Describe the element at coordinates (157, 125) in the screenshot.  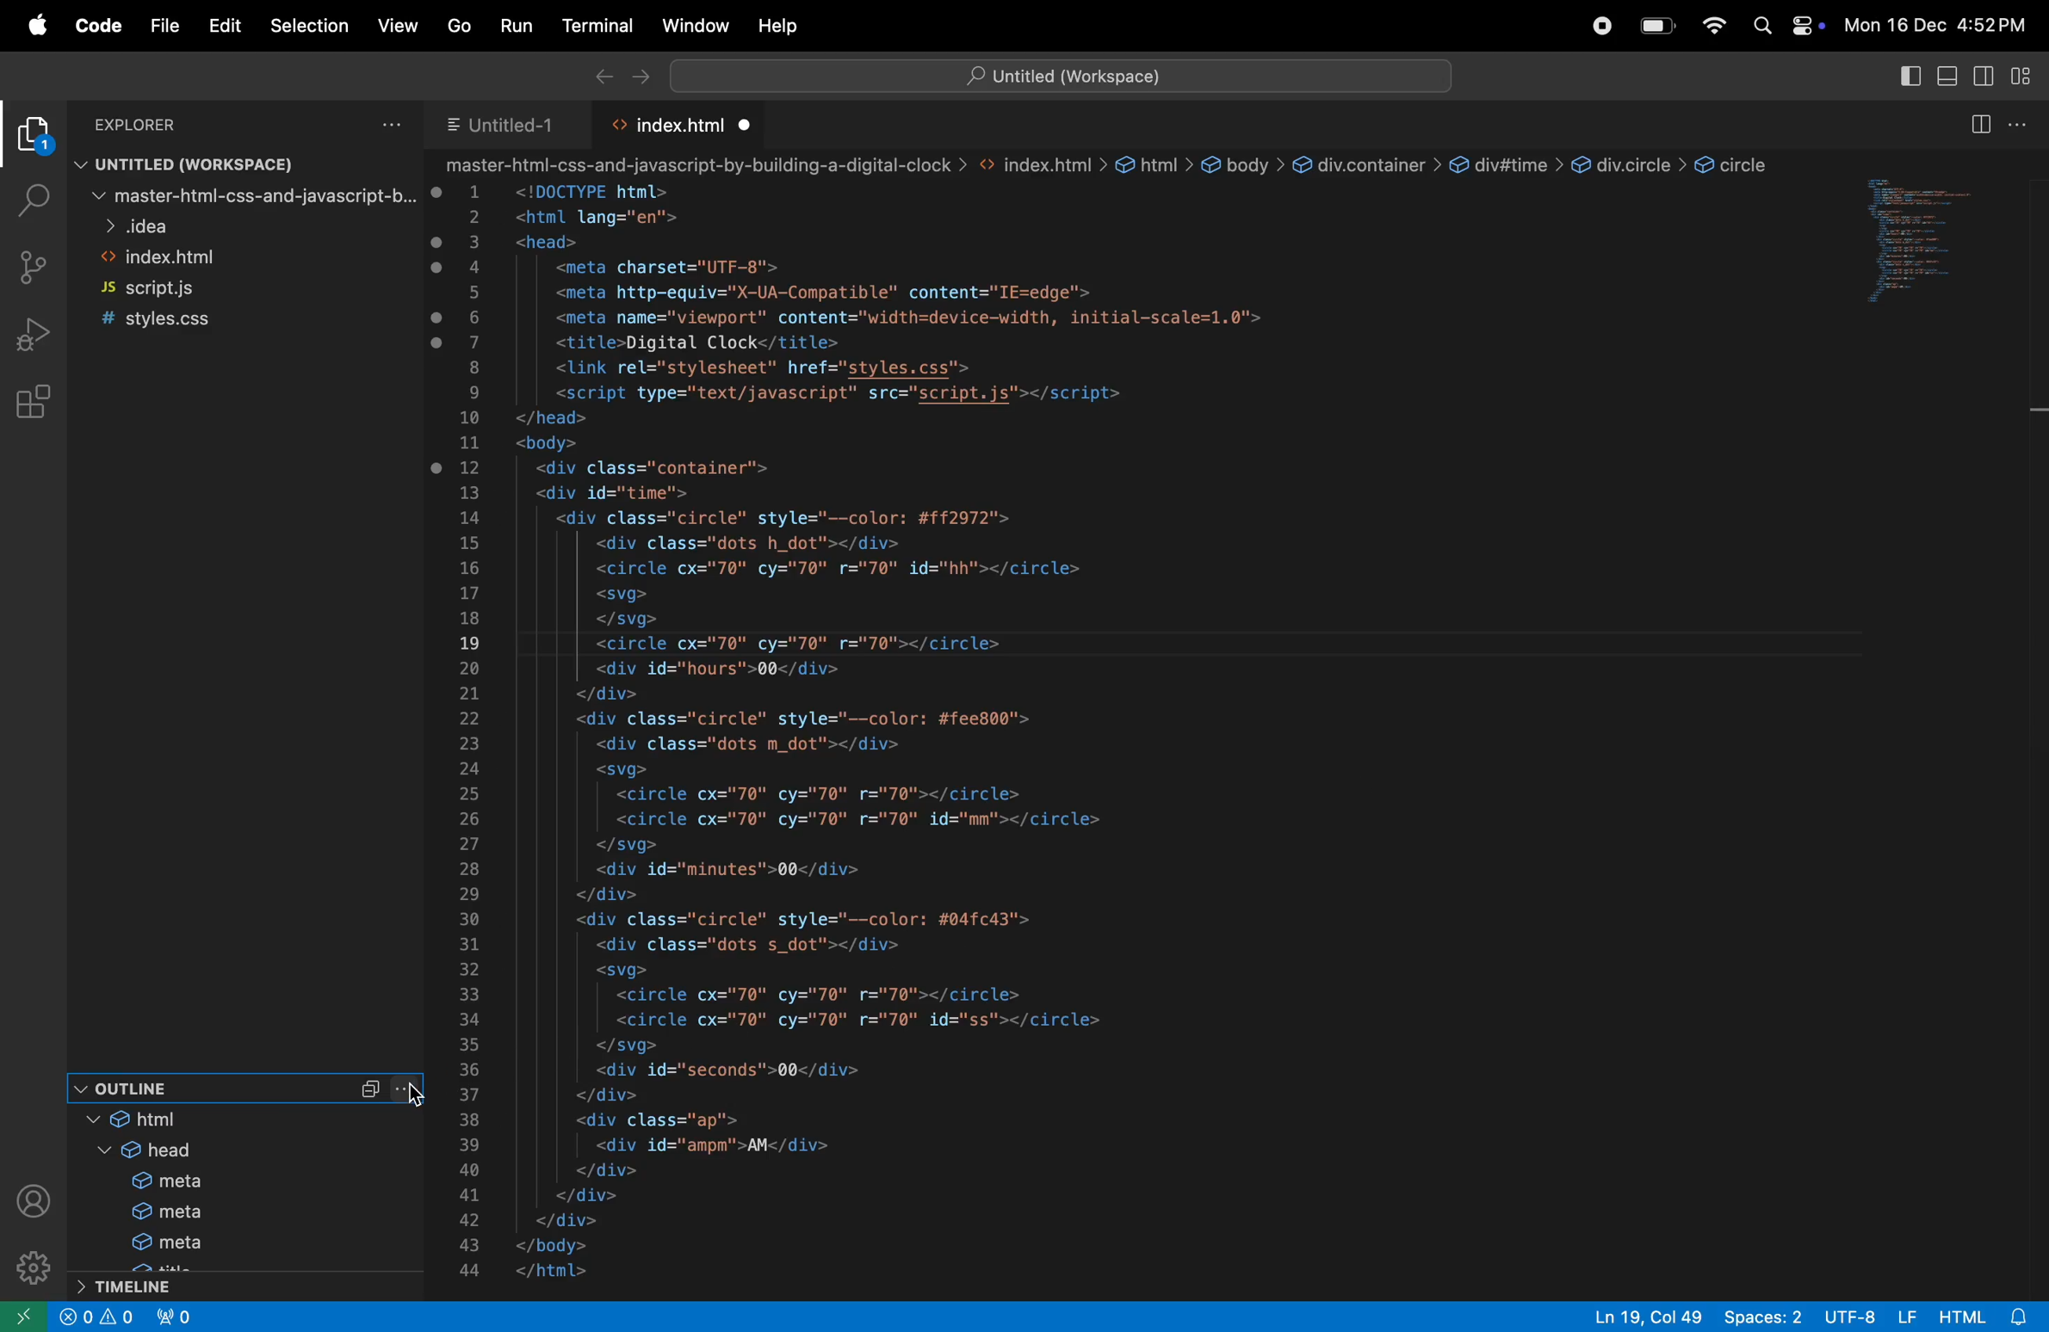
I see `Explore` at that location.